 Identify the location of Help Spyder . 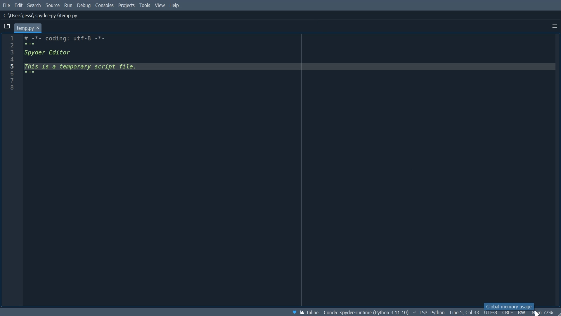
(293, 312).